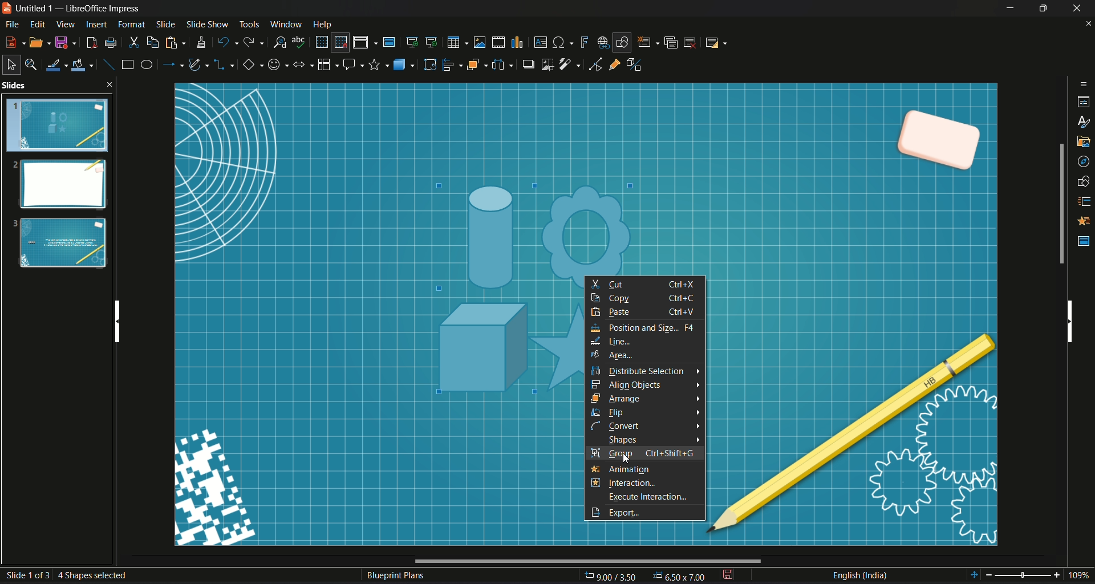  Describe the element at coordinates (646, 577) in the screenshot. I see `Page Dimensions` at that location.